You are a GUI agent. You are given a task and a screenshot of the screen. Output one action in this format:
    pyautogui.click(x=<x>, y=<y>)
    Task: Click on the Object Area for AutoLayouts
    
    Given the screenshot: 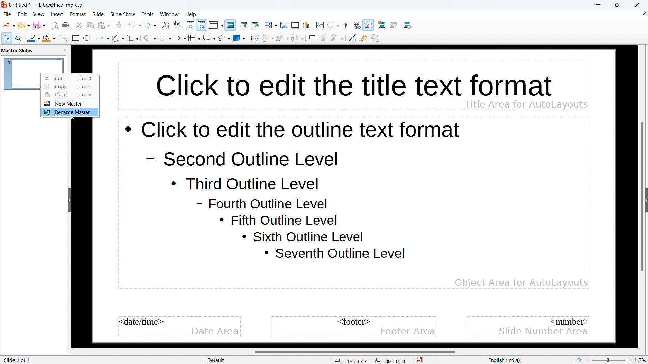 What is the action you would take?
    pyautogui.click(x=521, y=279)
    